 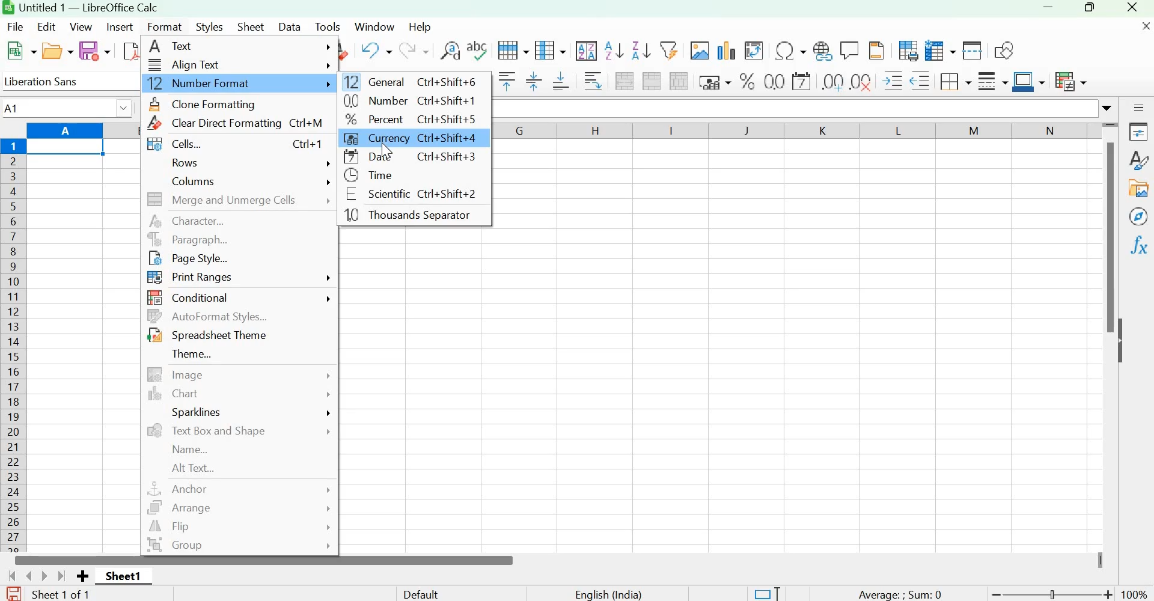 What do you see at coordinates (766, 593) in the screenshot?
I see `Standard selection. Click to change selection mode.` at bounding box center [766, 593].